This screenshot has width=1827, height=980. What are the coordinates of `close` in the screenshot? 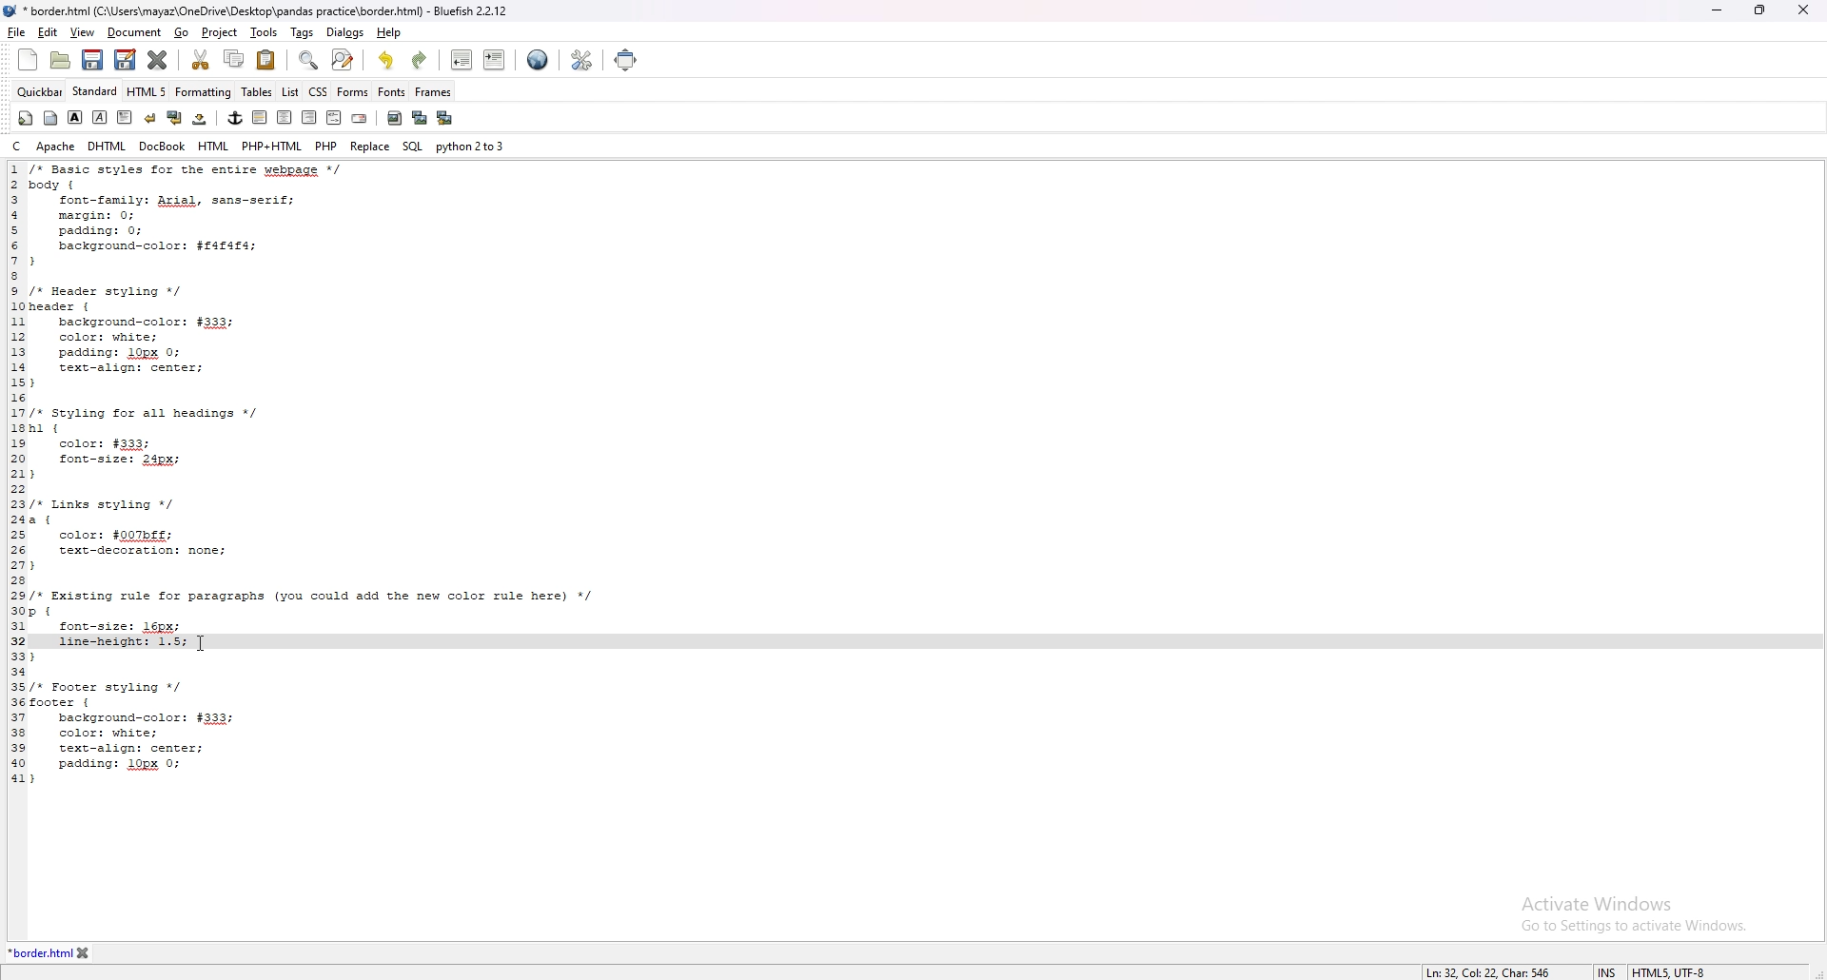 It's located at (1807, 10).